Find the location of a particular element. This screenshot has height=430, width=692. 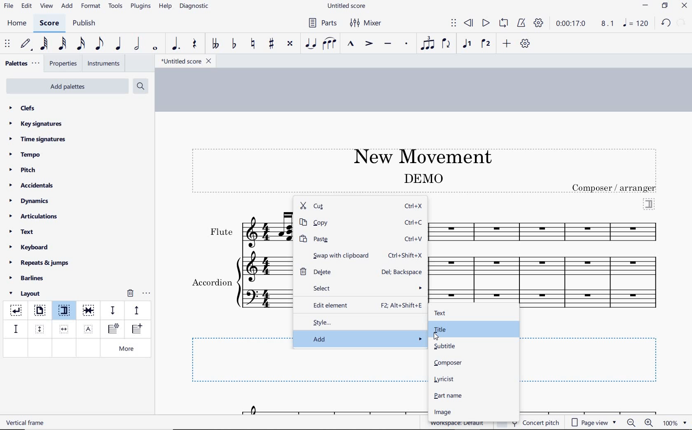

toggle sharp is located at coordinates (272, 44).